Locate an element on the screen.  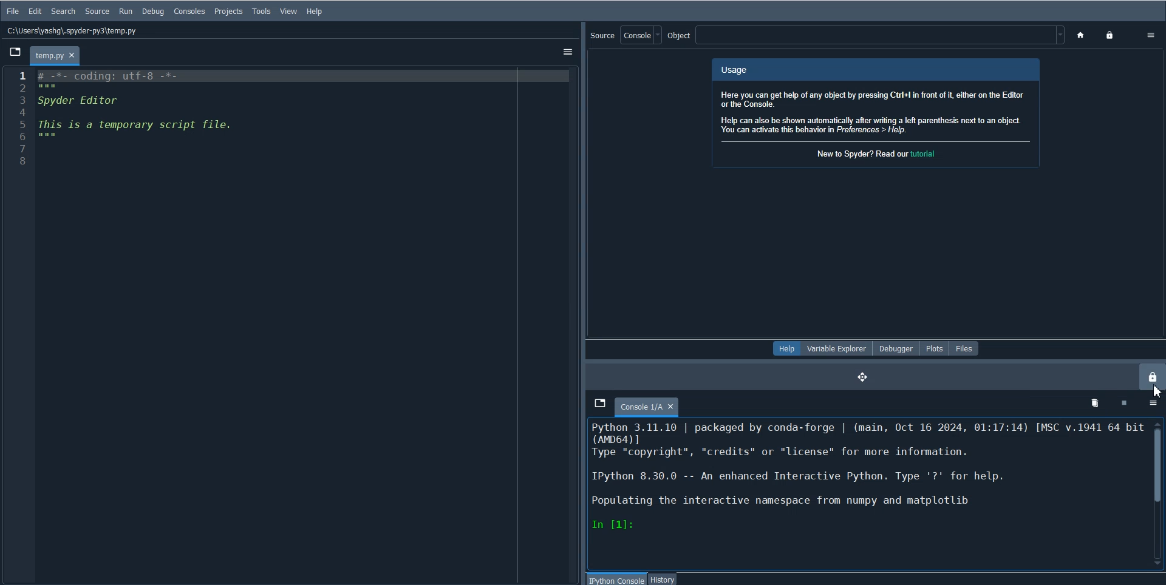
Files is located at coordinates (964, 348).